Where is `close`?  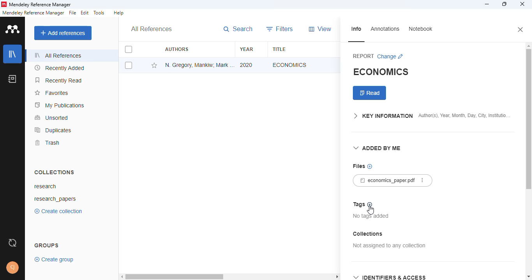
close is located at coordinates (522, 4).